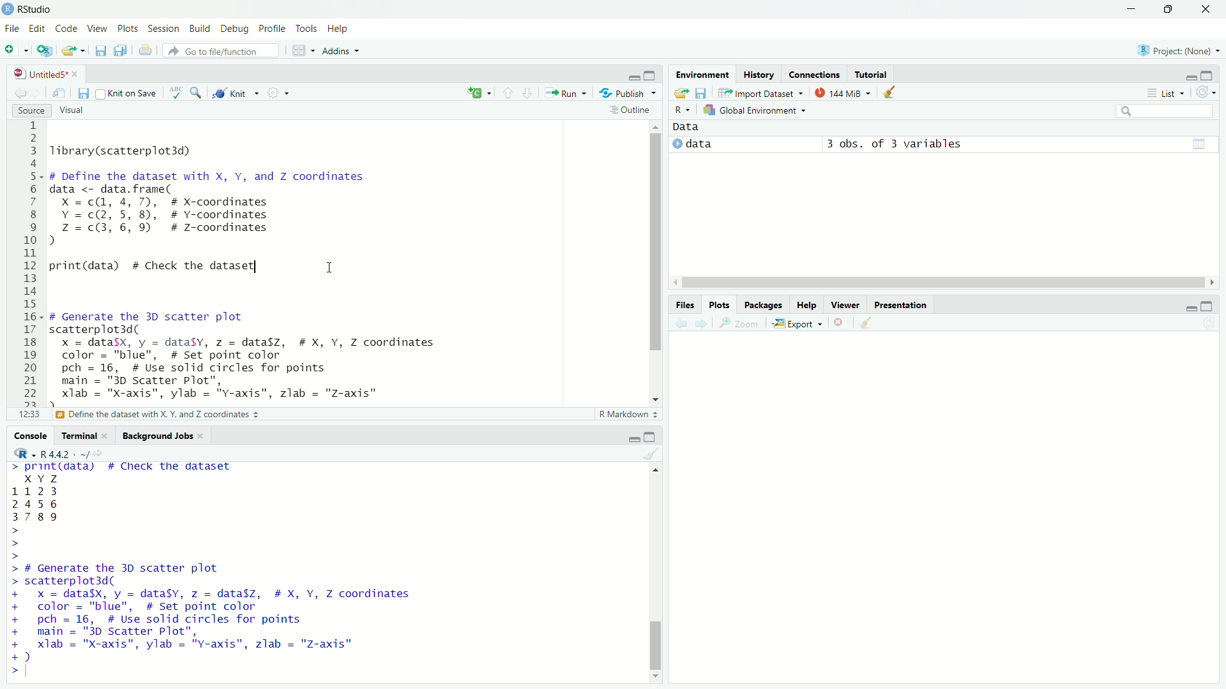  Describe the element at coordinates (1215, 281) in the screenshot. I see `move right` at that location.